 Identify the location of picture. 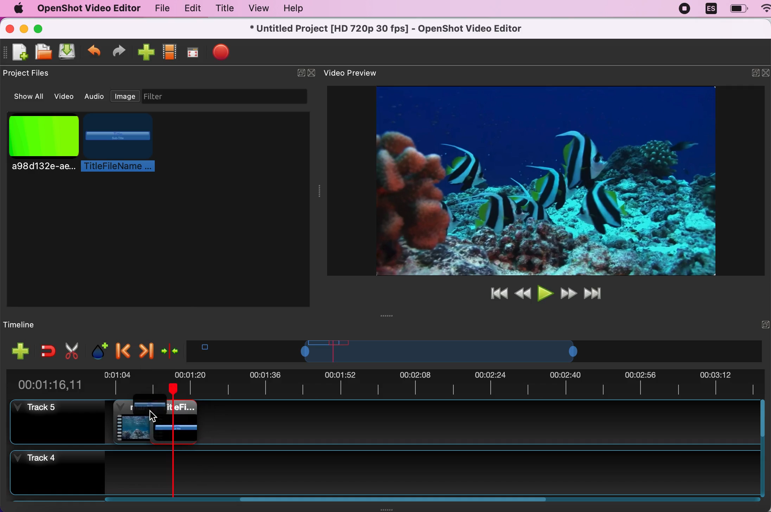
(42, 148).